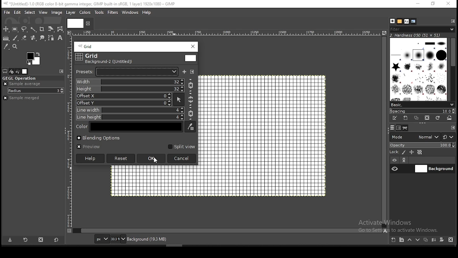 This screenshot has width=458, height=258. What do you see at coordinates (406, 21) in the screenshot?
I see `fonts` at bounding box center [406, 21].